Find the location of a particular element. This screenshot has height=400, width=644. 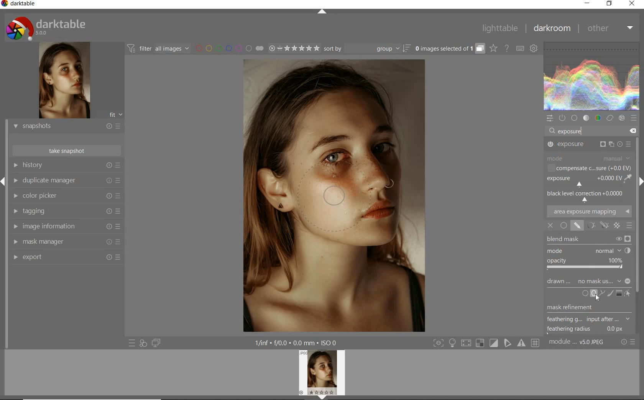

system logo is located at coordinates (50, 27).